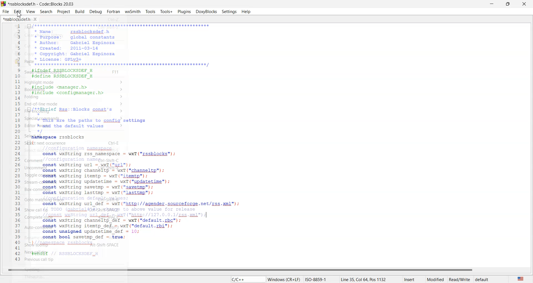 Image resolution: width=533 pixels, height=283 pixels. I want to click on File, so click(6, 11).